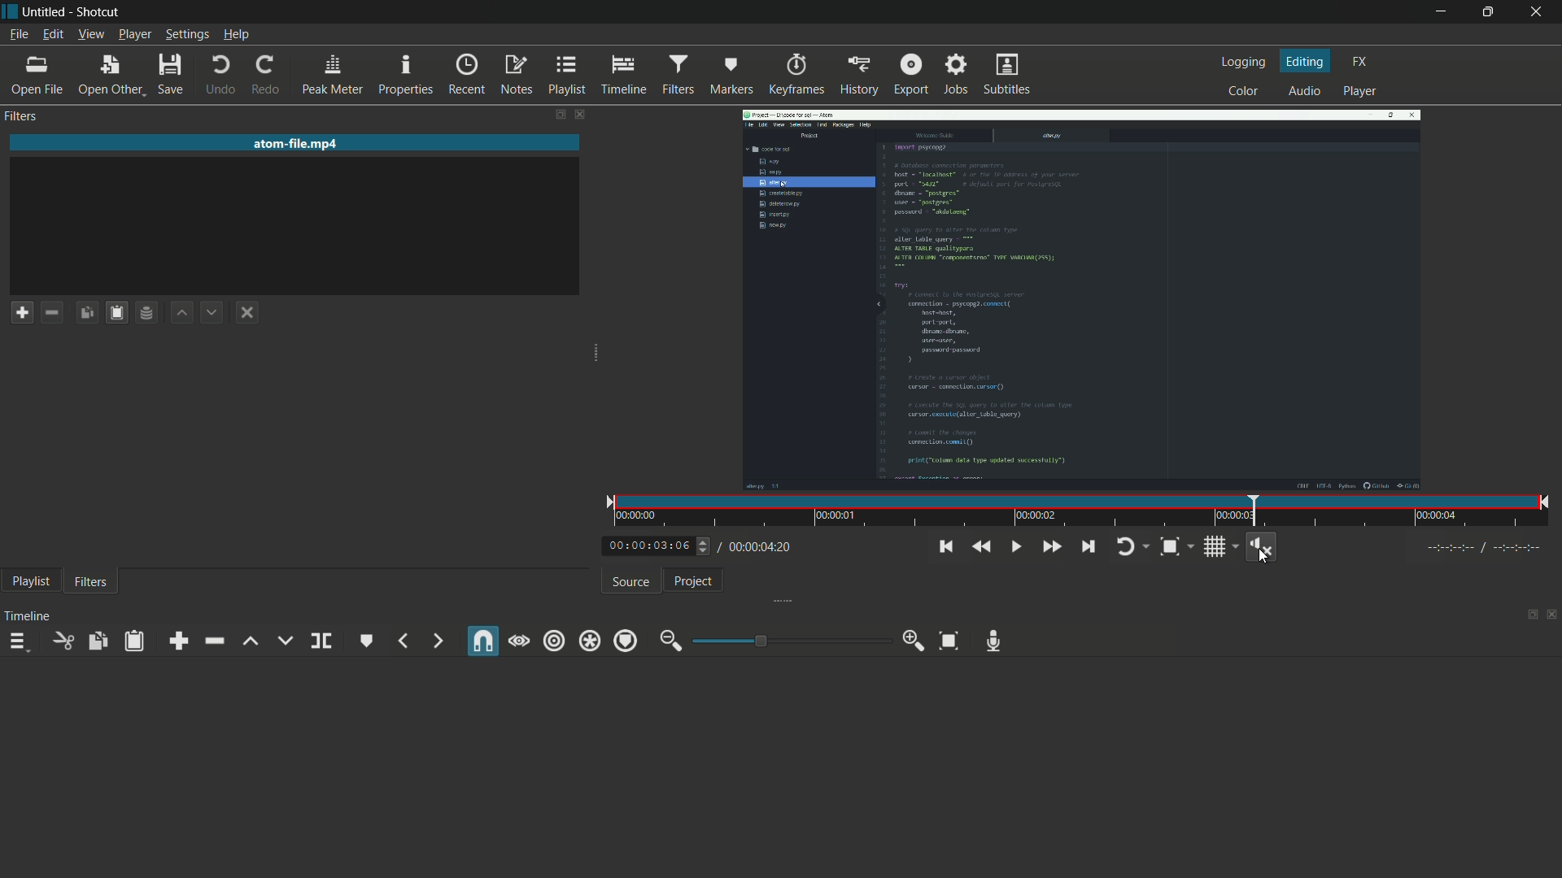  Describe the element at coordinates (994, 641) in the screenshot. I see `record audio` at that location.